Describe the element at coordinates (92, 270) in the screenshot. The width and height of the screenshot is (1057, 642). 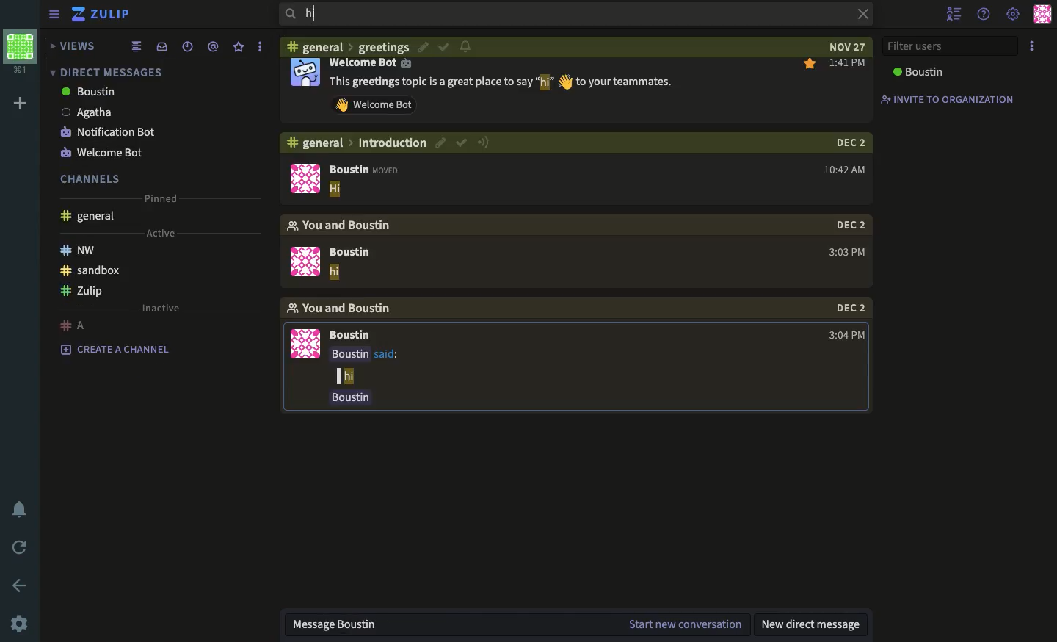
I see `sandbox` at that location.